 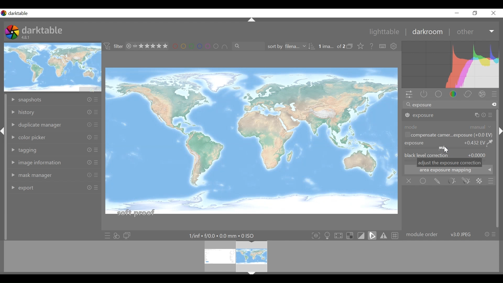 I want to click on Other, so click(x=476, y=31).